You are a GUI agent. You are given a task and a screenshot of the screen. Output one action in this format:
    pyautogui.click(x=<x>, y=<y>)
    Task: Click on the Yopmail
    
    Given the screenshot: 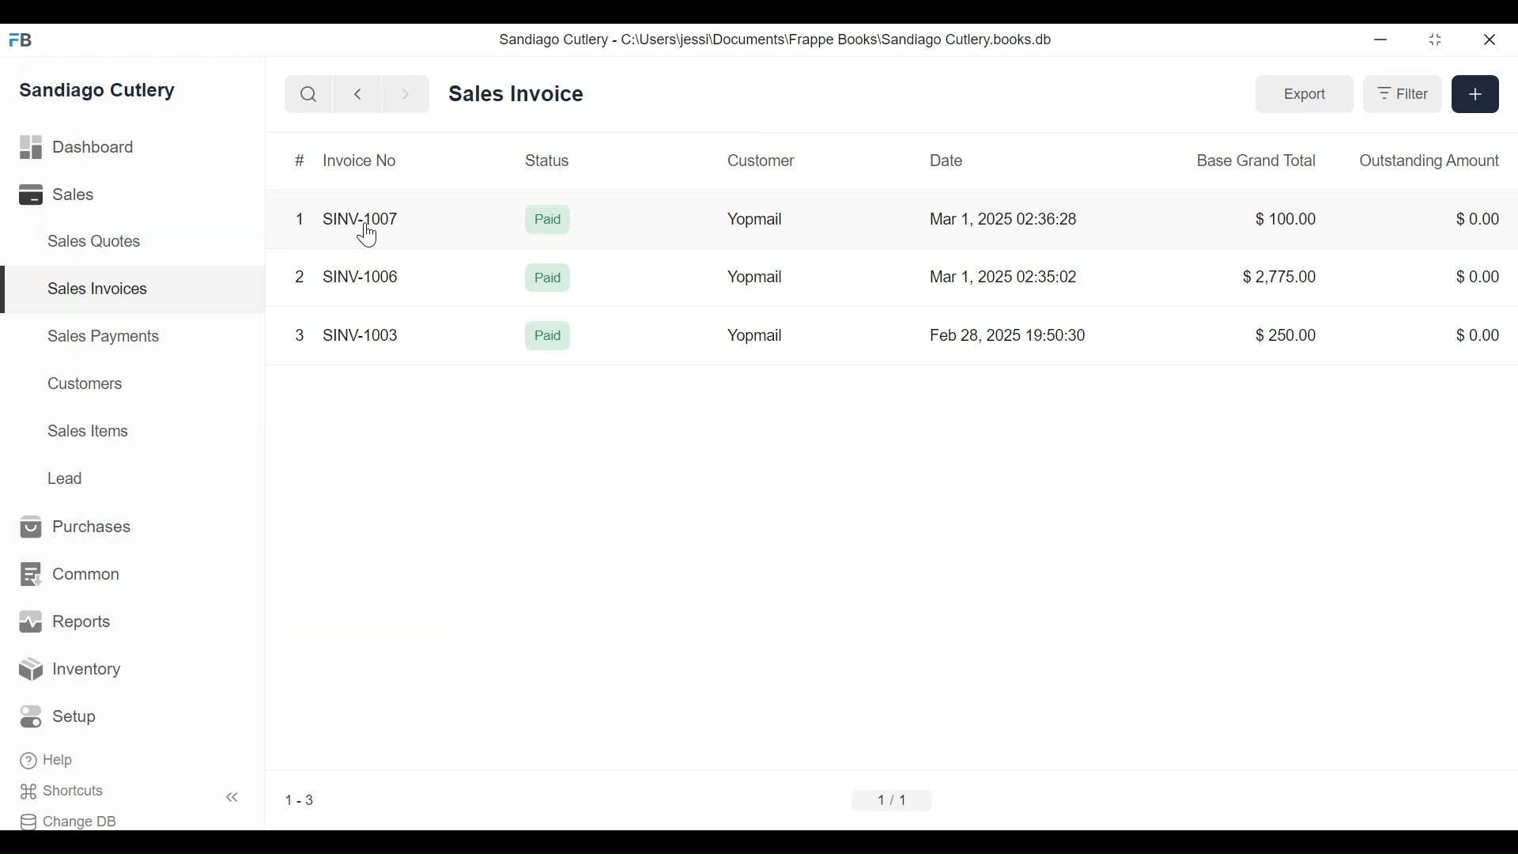 What is the action you would take?
    pyautogui.click(x=753, y=276)
    